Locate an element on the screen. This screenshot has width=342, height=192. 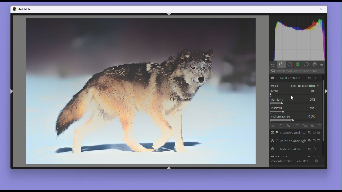
base is located at coordinates (290, 64).